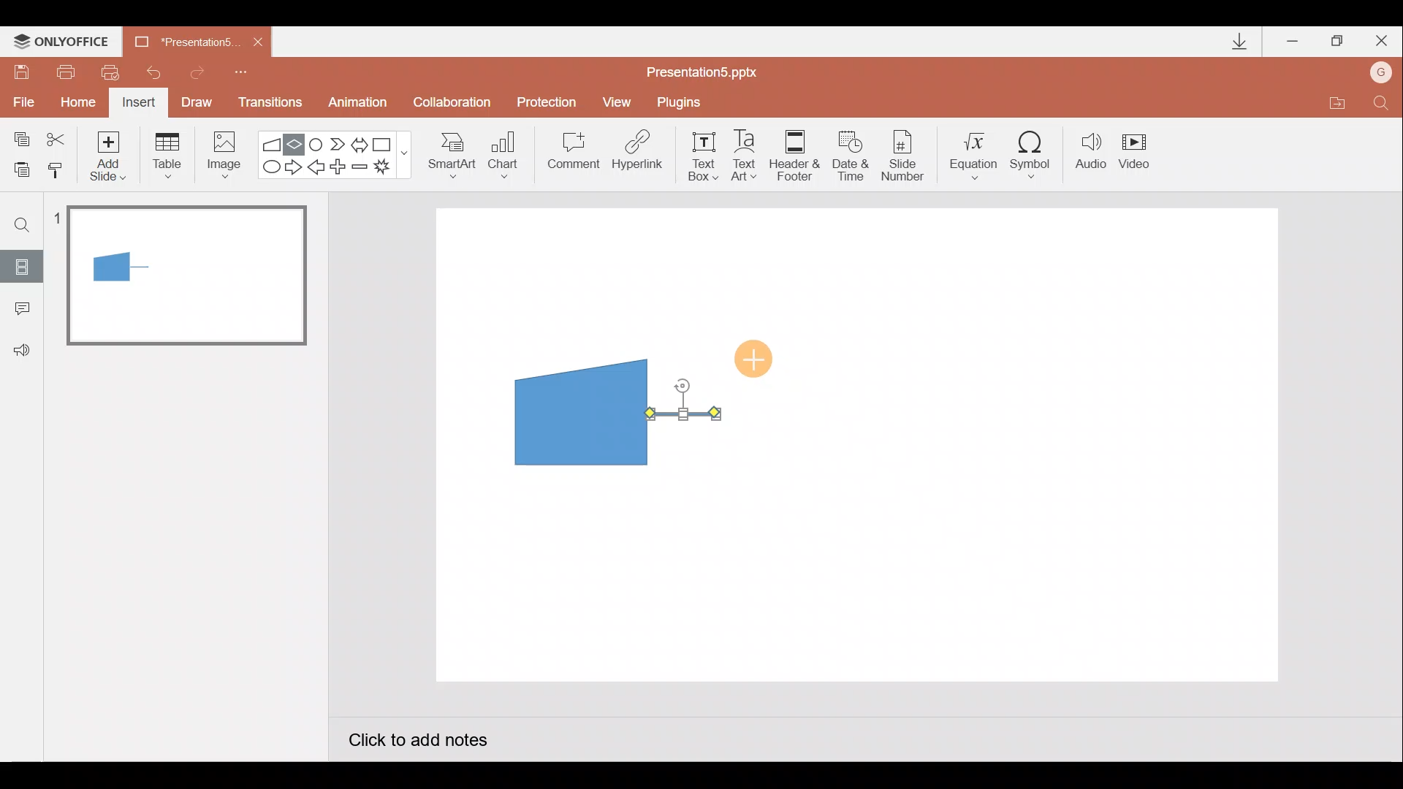 This screenshot has width=1403, height=789. What do you see at coordinates (111, 153) in the screenshot?
I see `Add slide` at bounding box center [111, 153].